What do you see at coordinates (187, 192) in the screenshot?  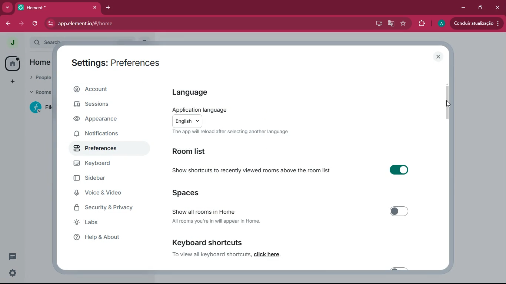 I see `spaces` at bounding box center [187, 192].